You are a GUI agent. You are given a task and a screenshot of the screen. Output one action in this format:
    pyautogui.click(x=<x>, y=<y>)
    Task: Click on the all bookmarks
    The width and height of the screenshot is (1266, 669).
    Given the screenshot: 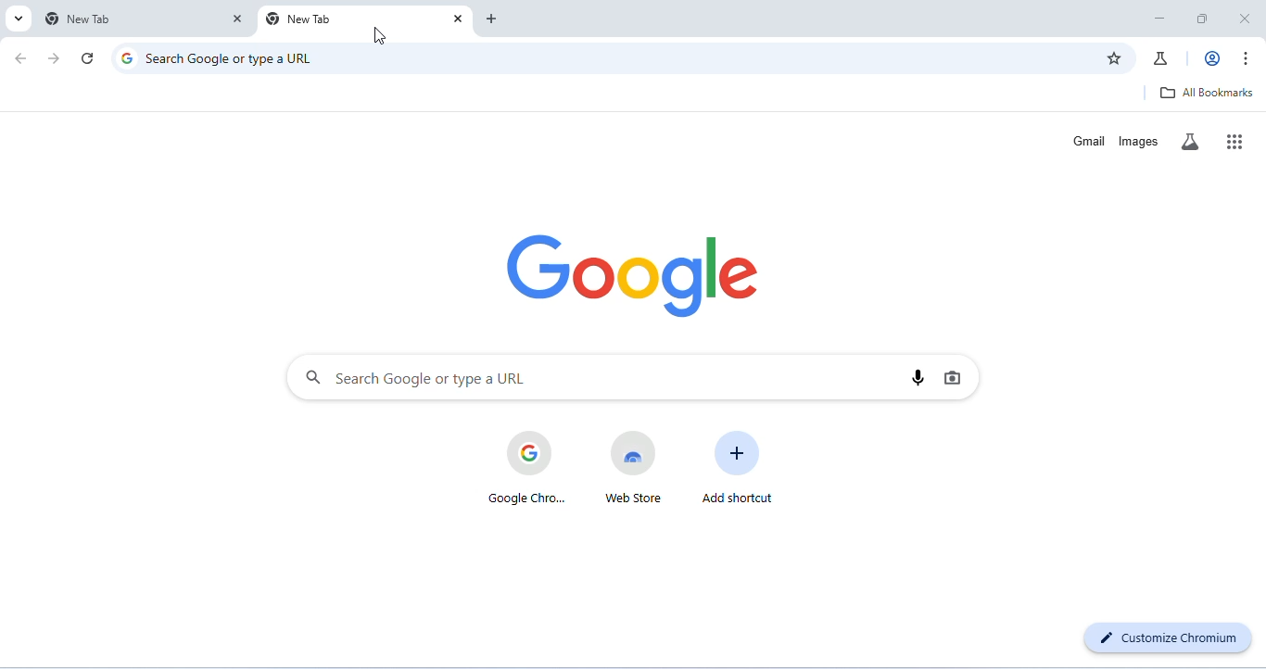 What is the action you would take?
    pyautogui.click(x=1204, y=92)
    